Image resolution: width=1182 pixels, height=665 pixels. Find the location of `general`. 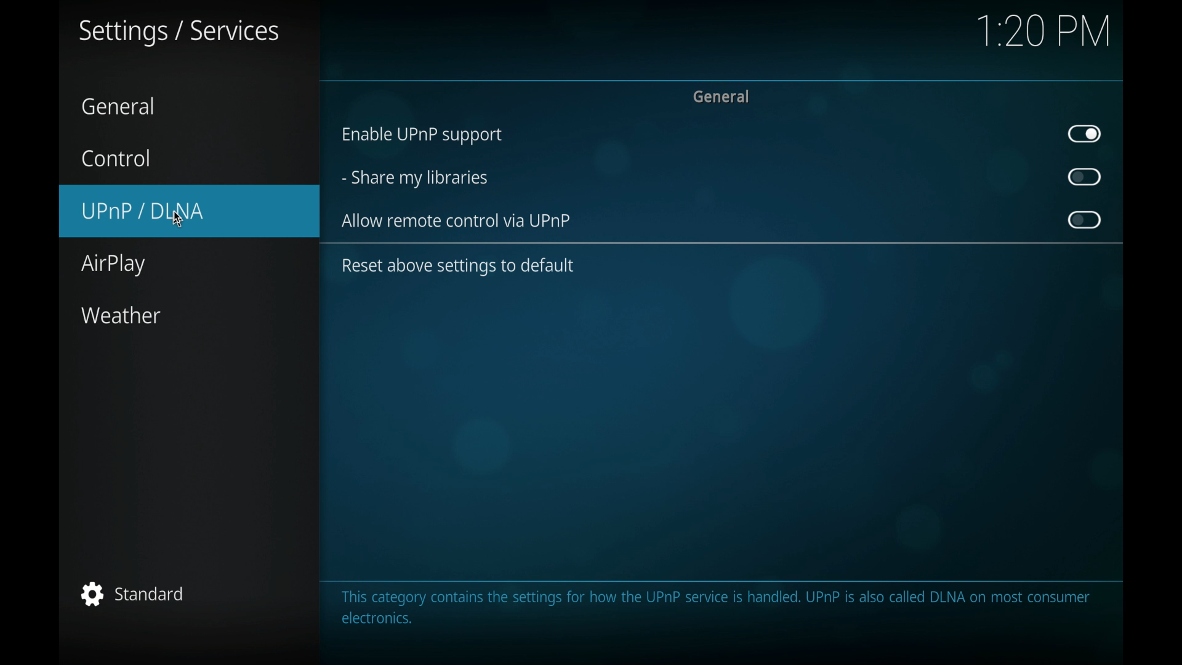

general is located at coordinates (720, 96).